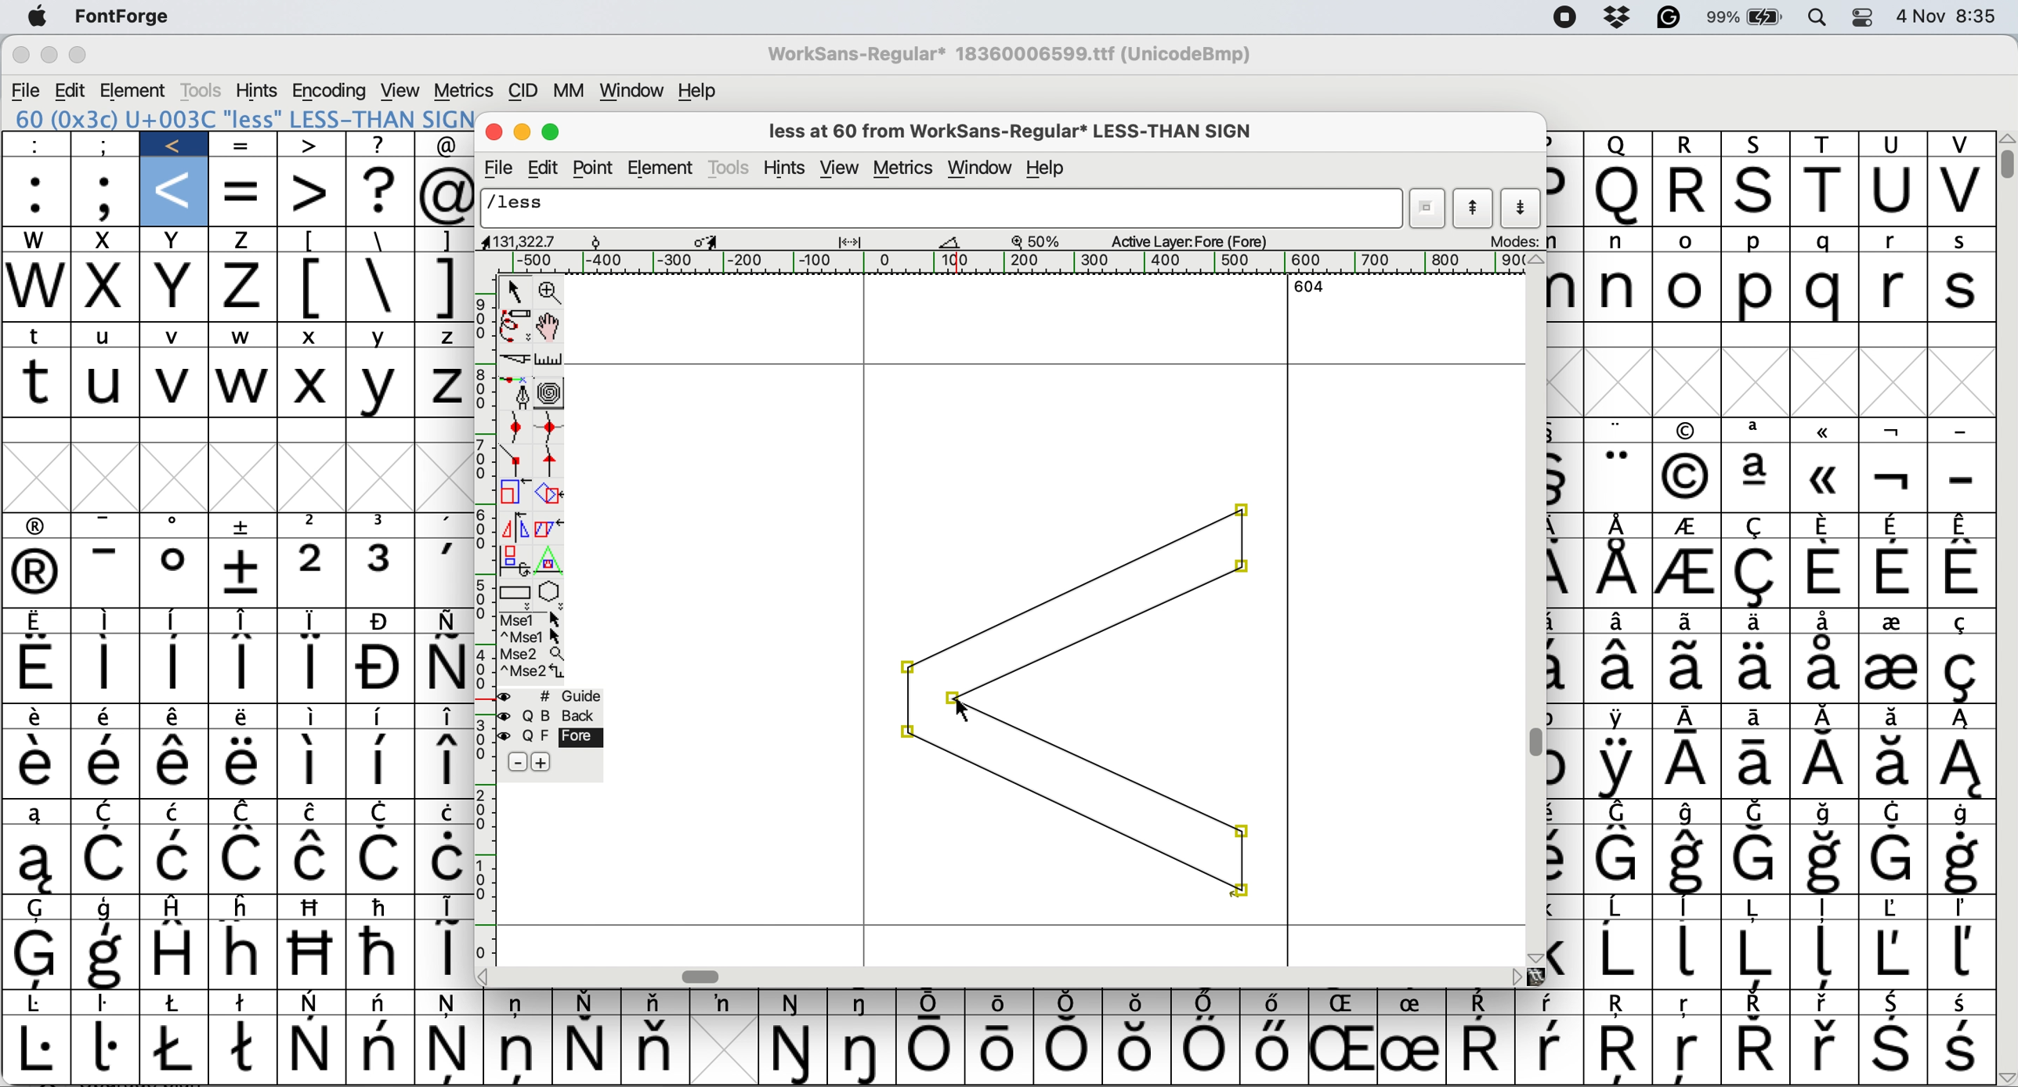 The image size is (2018, 1087). Describe the element at coordinates (1567, 622) in the screenshot. I see `Symbol` at that location.